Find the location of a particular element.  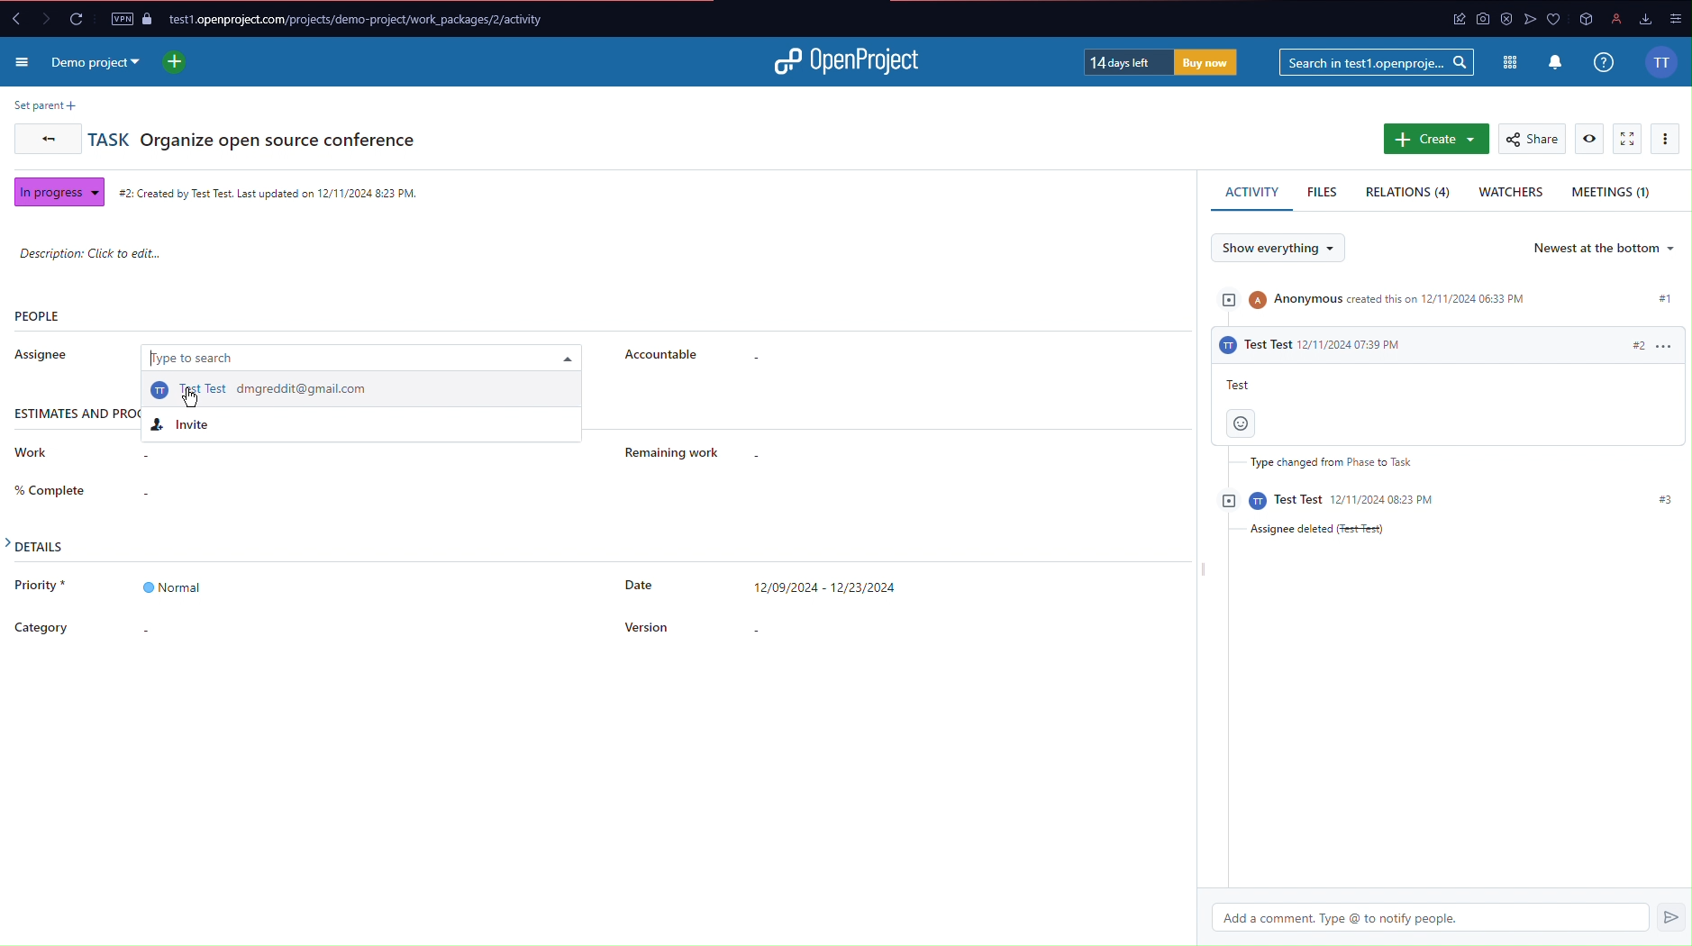

Test is located at coordinates (361, 388).